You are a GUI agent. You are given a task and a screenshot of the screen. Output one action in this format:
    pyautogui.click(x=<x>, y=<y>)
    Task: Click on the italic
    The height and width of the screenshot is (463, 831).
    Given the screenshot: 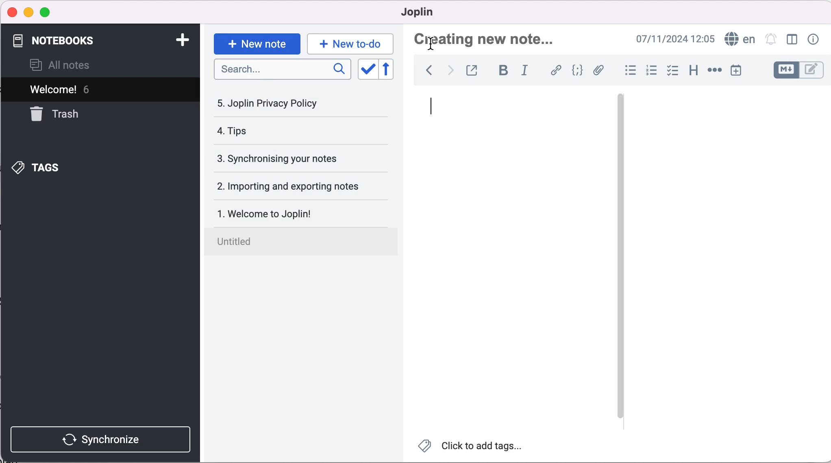 What is the action you would take?
    pyautogui.click(x=526, y=70)
    